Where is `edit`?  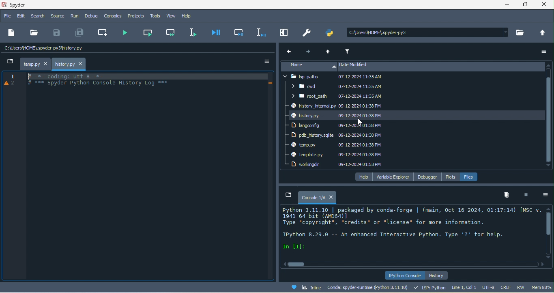 edit is located at coordinates (20, 16).